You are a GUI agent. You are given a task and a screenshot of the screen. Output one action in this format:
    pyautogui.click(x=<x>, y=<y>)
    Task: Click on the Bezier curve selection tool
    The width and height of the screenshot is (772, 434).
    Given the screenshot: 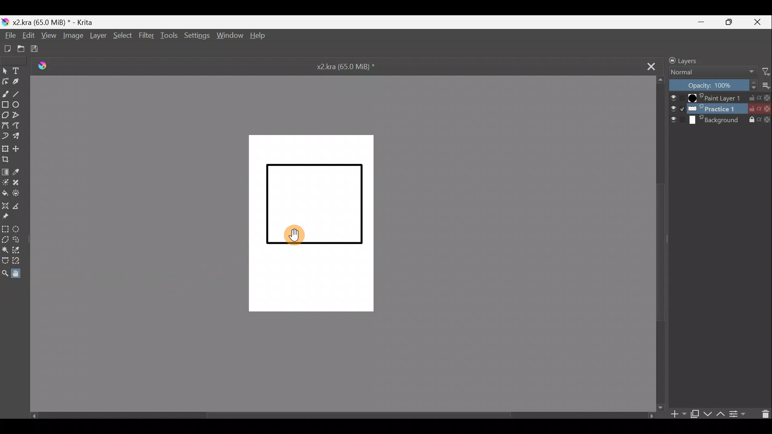 What is the action you would take?
    pyautogui.click(x=6, y=262)
    